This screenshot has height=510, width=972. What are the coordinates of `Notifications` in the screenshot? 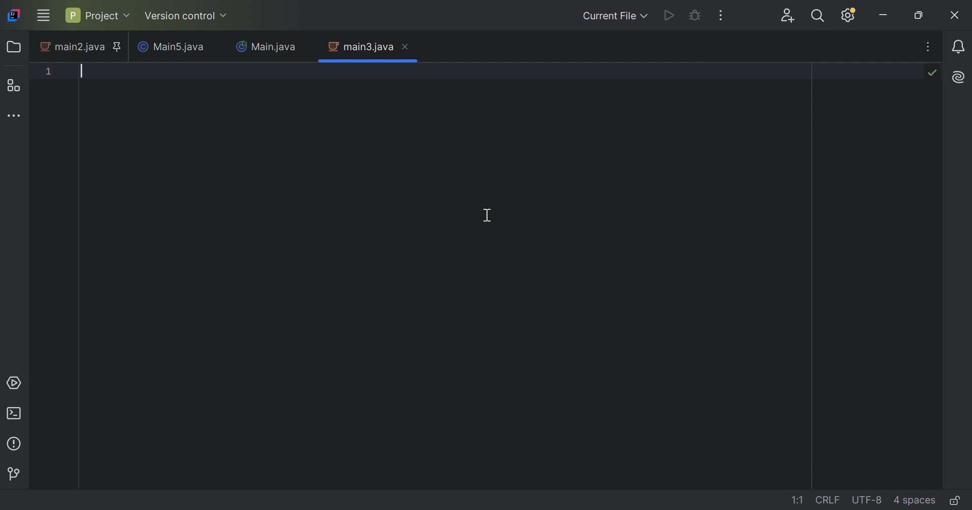 It's located at (960, 47).